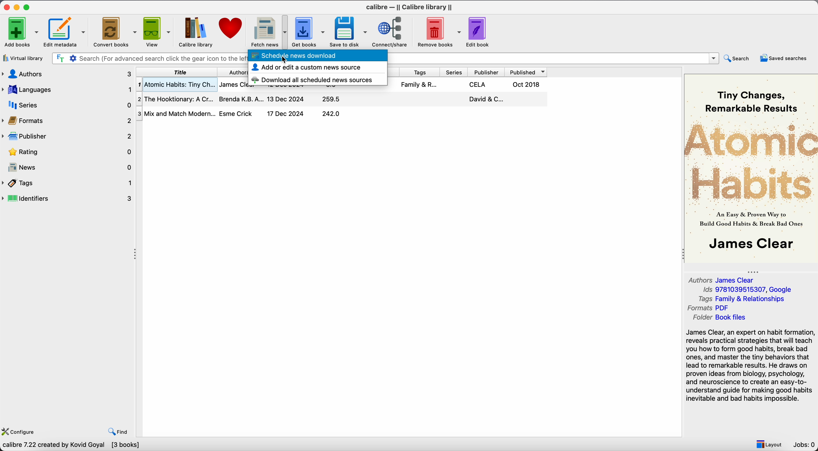 This screenshot has height=451, width=818. Describe the element at coordinates (419, 84) in the screenshot. I see `Family & R...` at that location.